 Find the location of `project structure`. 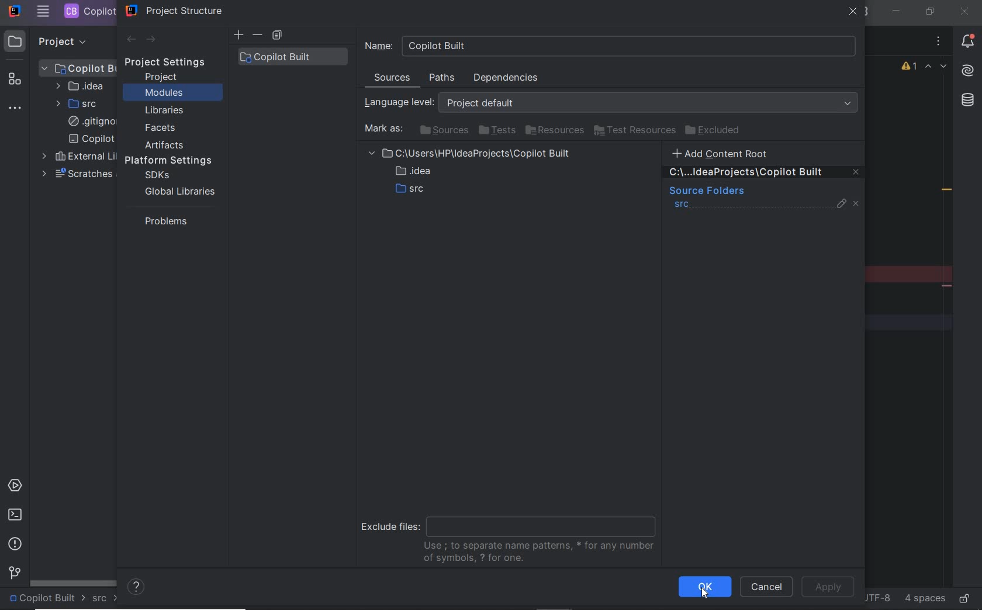

project structure is located at coordinates (175, 11).